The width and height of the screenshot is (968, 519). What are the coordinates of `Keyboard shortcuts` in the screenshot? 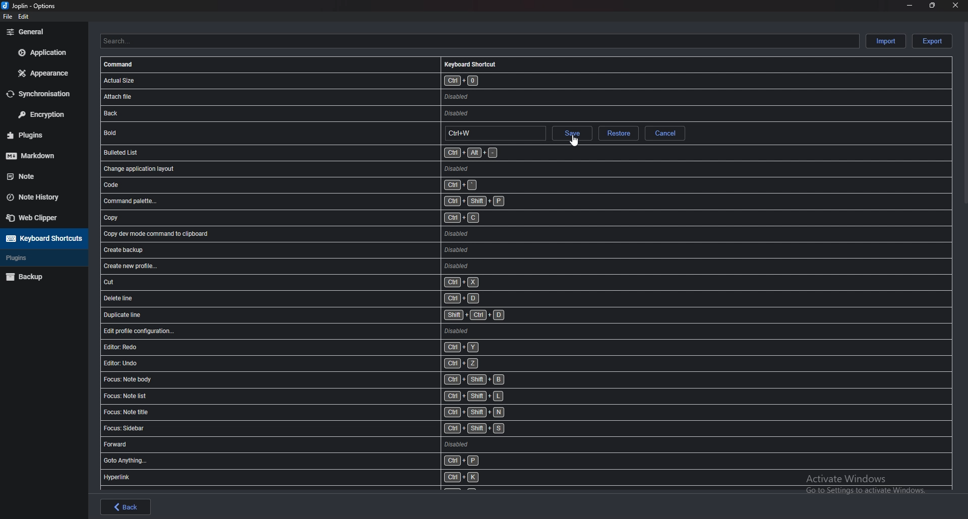 It's located at (470, 62).